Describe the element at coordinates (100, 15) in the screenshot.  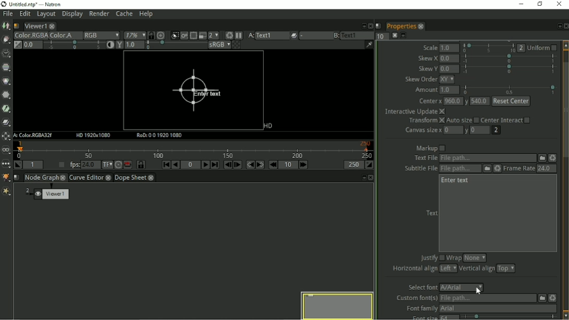
I see `Render` at that location.